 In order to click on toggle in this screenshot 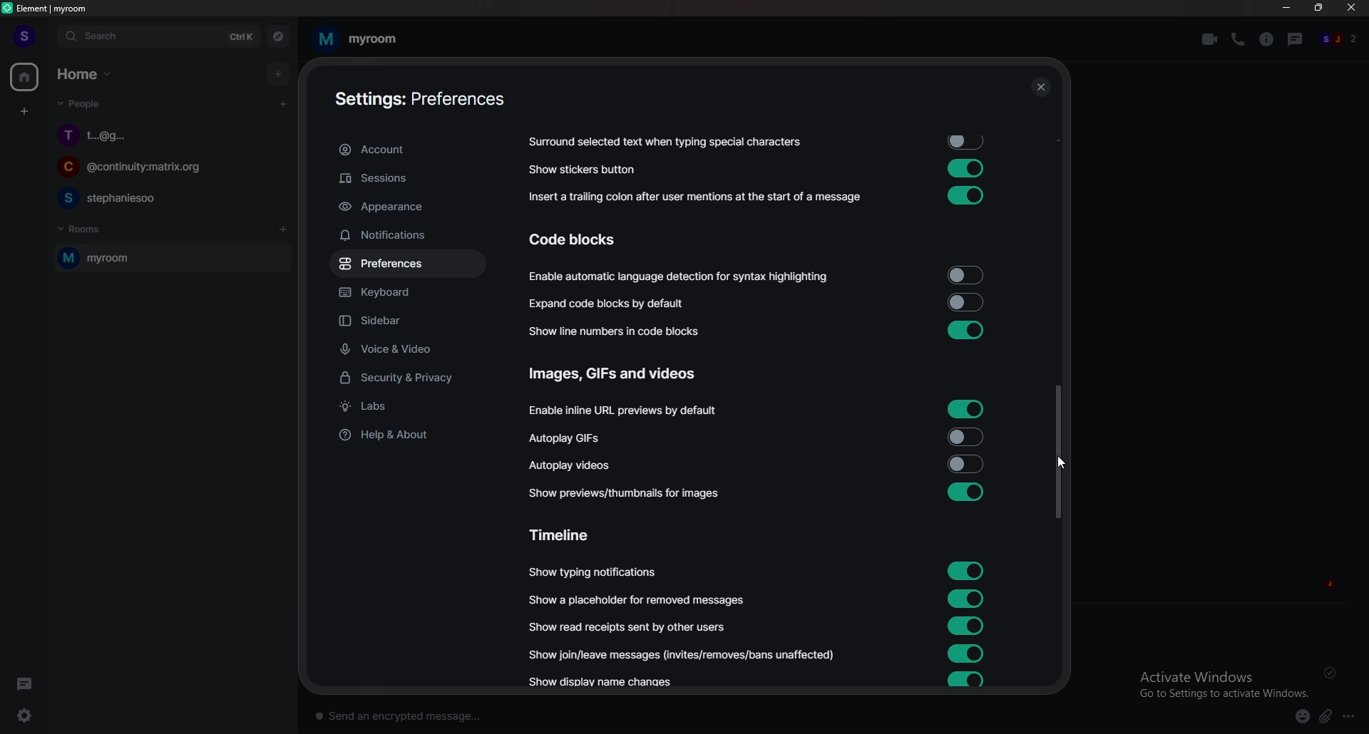, I will do `click(964, 276)`.